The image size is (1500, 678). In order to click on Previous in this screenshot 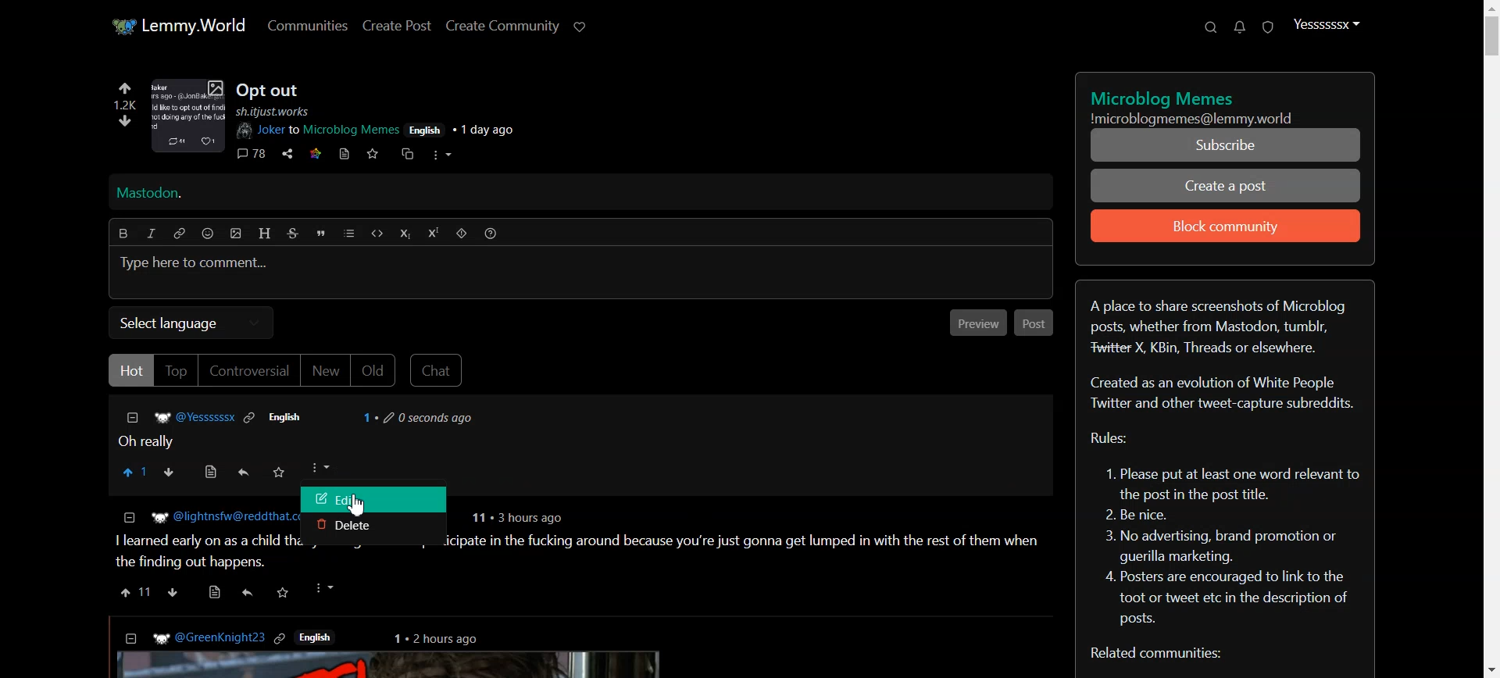, I will do `click(977, 322)`.